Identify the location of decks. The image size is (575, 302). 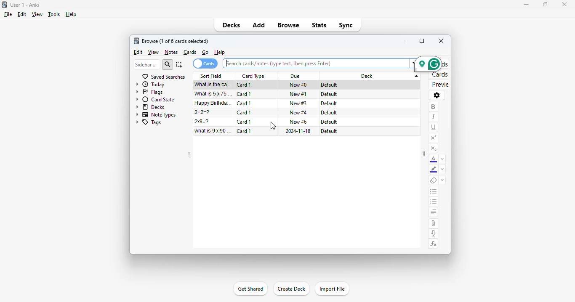
(232, 25).